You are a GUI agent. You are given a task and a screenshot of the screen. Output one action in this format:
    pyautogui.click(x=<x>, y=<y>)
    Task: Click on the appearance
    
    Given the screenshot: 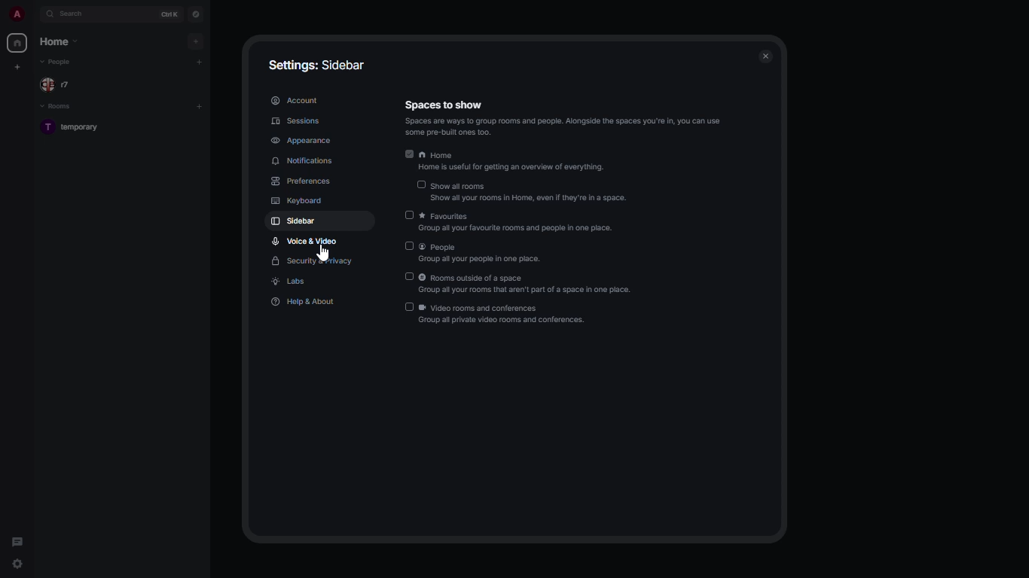 What is the action you would take?
    pyautogui.click(x=301, y=139)
    